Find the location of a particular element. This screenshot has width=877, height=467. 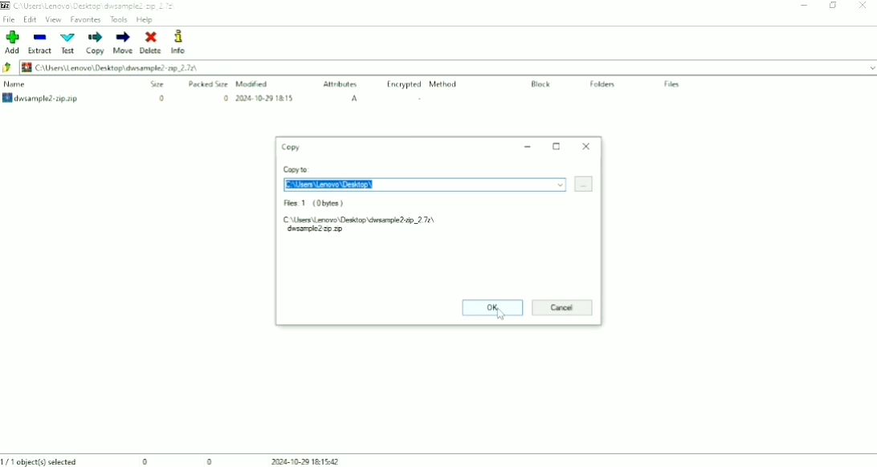

1/1 object(s) selected is located at coordinates (41, 461).